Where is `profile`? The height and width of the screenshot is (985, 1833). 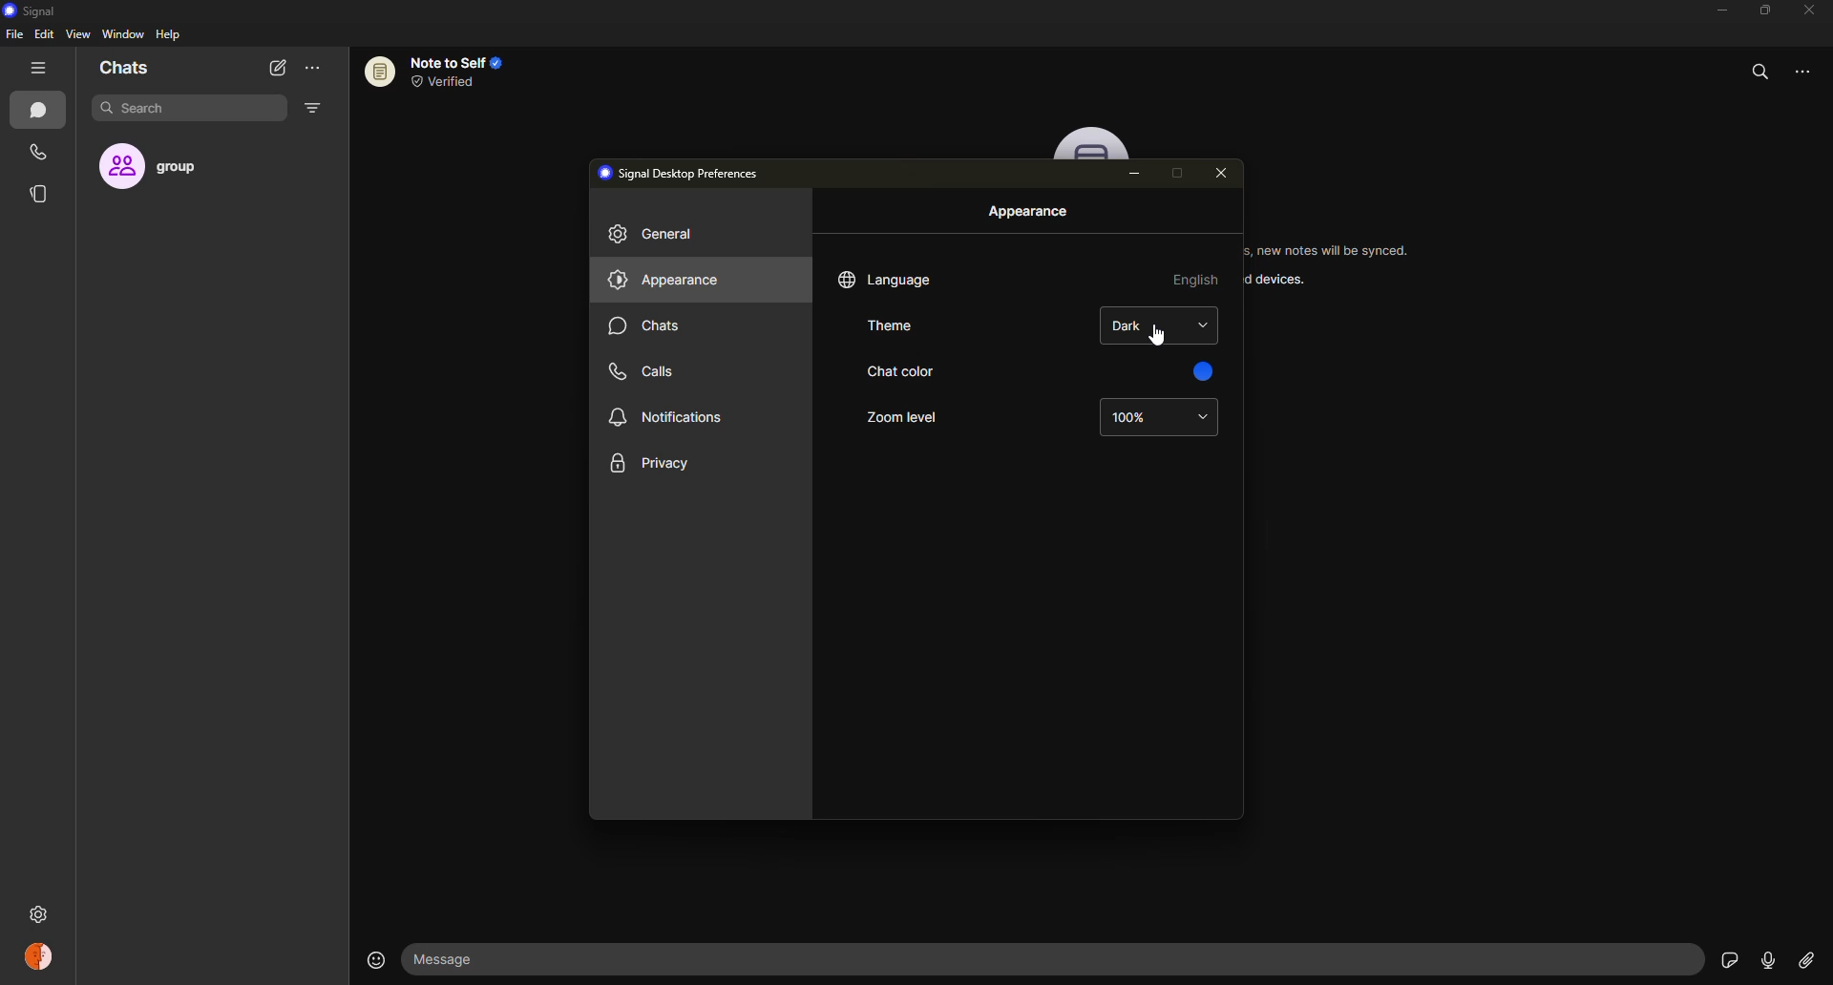 profile is located at coordinates (37, 955).